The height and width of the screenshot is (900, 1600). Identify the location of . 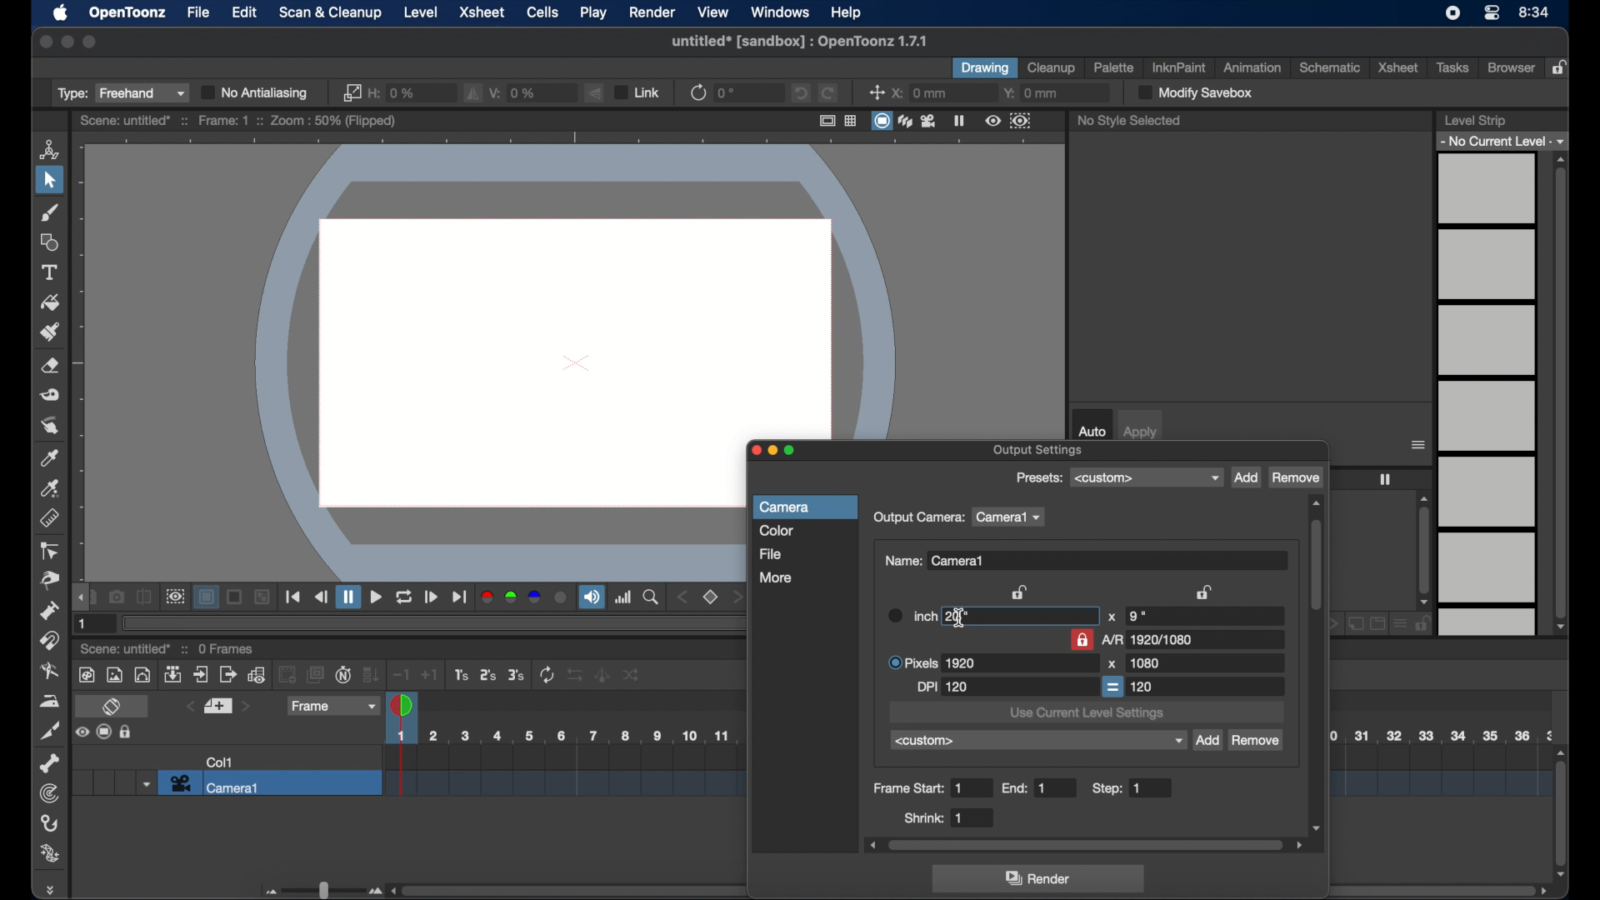
(578, 675).